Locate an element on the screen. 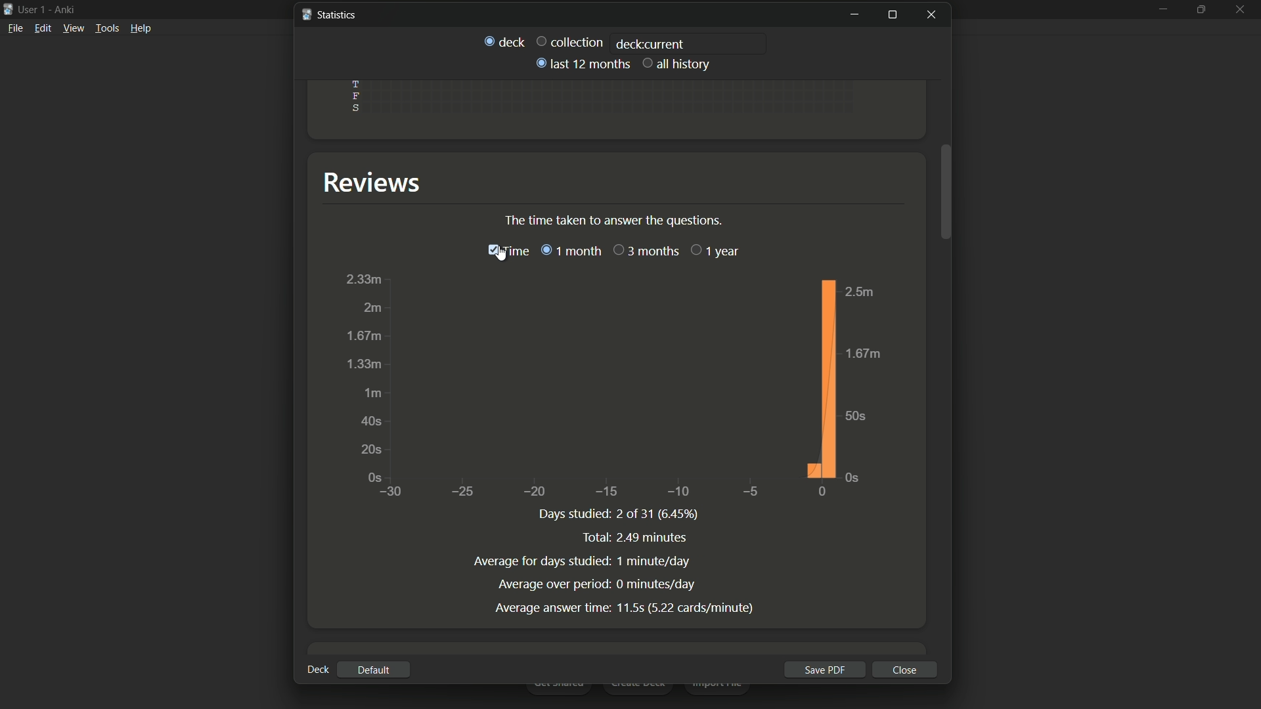  average answer time is located at coordinates (552, 608).